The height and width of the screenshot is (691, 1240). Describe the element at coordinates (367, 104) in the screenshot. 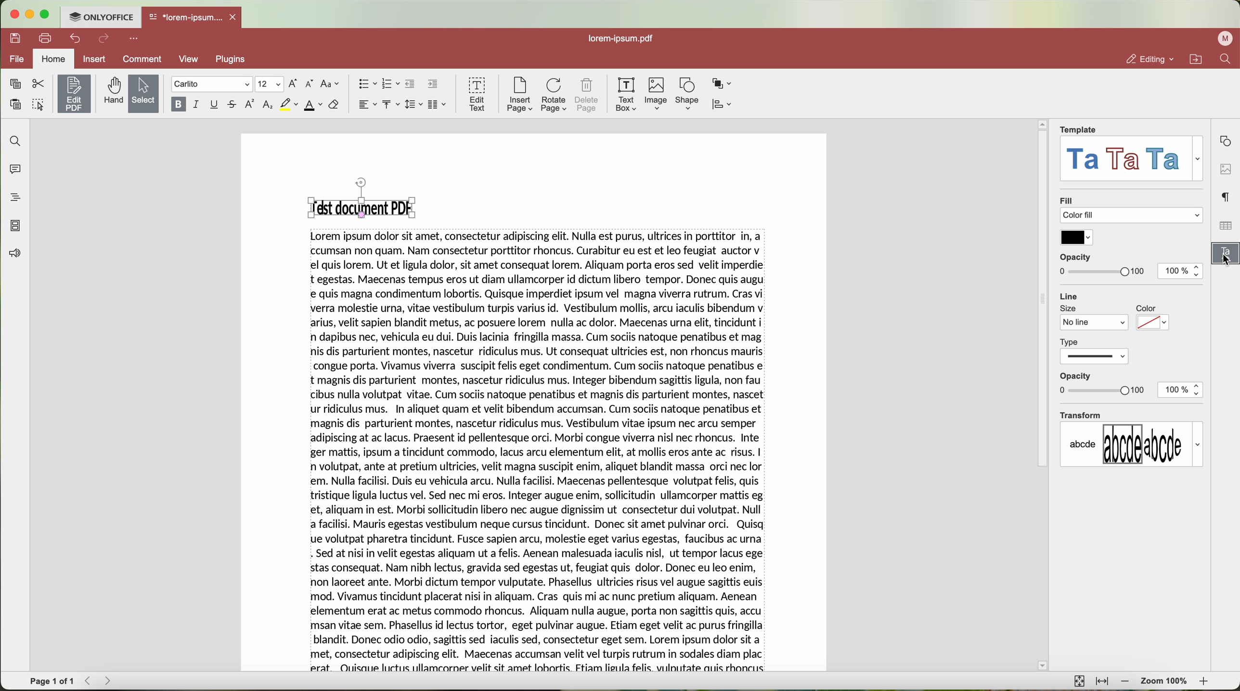

I see `horizontal align` at that location.